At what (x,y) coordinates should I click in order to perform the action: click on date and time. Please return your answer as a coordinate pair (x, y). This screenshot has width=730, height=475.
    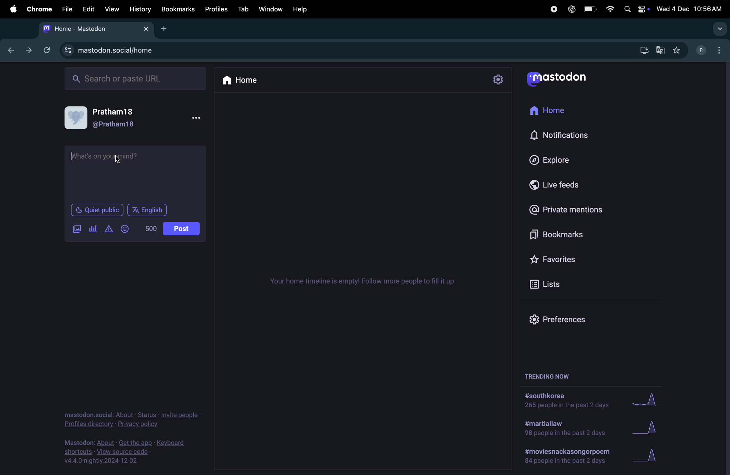
    Looking at the image, I should click on (690, 8).